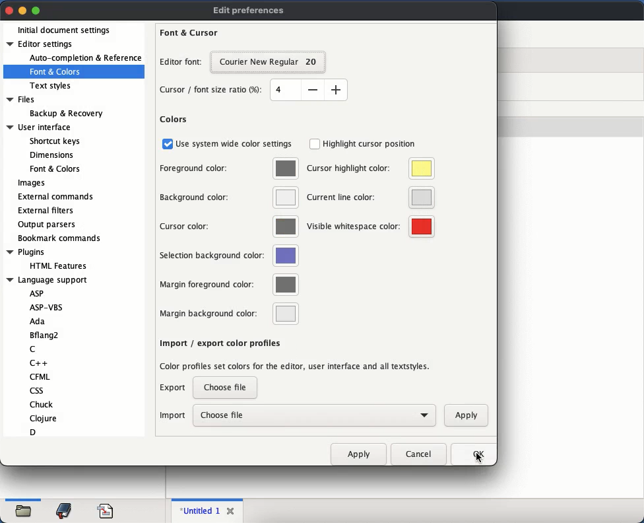 Image resolution: width=644 pixels, height=523 pixels. What do you see at coordinates (10, 11) in the screenshot?
I see `close` at bounding box center [10, 11].